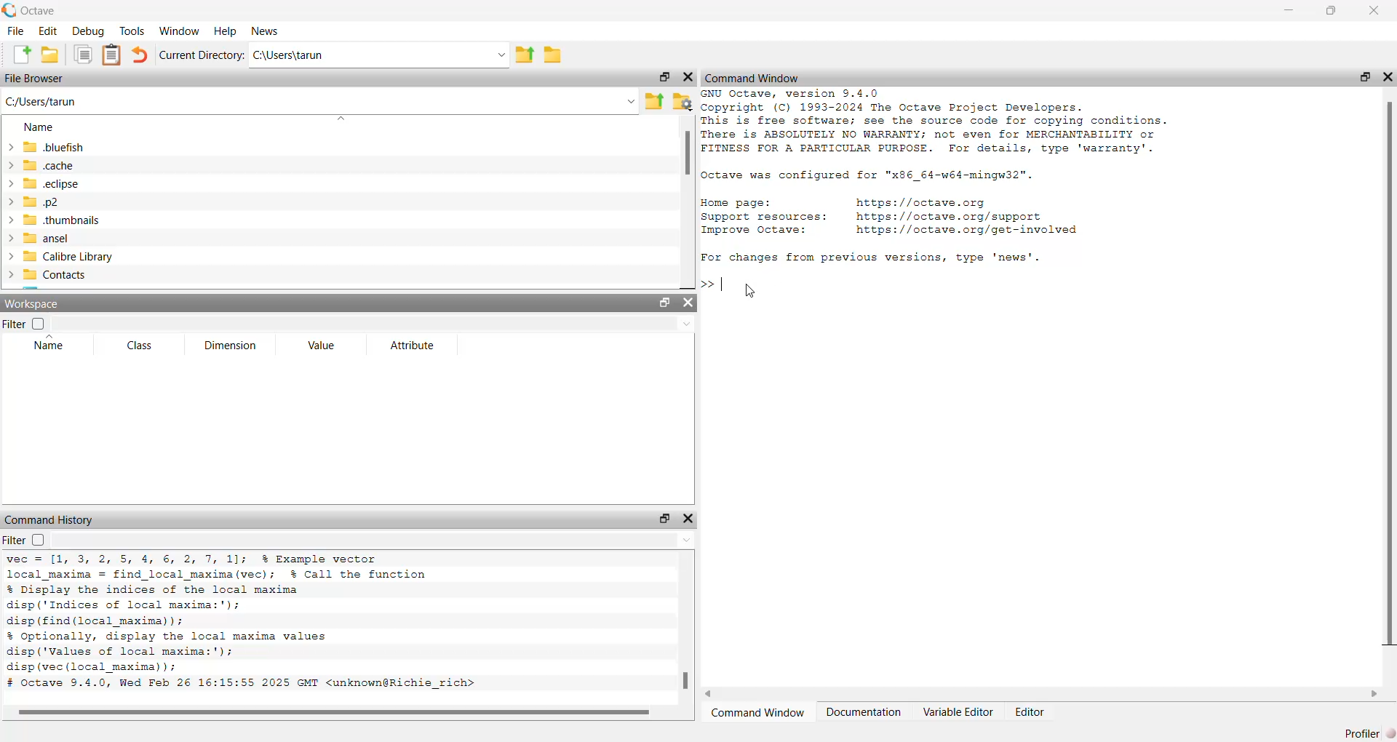 The image size is (1397, 742). What do you see at coordinates (1331, 12) in the screenshot?
I see `restore` at bounding box center [1331, 12].